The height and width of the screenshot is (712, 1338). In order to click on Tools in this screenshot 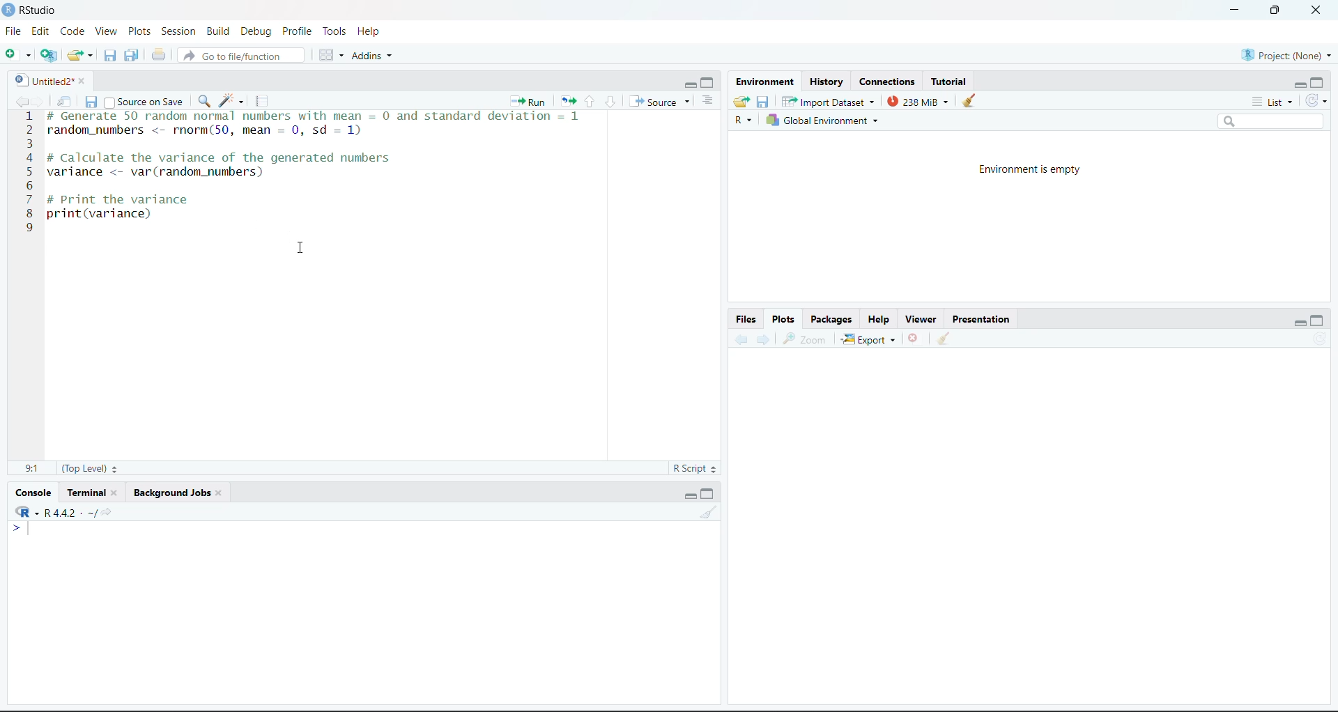, I will do `click(336, 31)`.